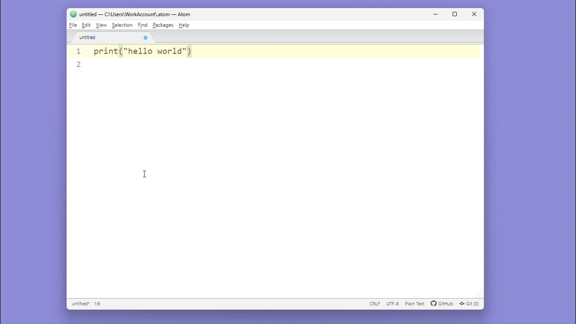  Describe the element at coordinates (133, 13) in the screenshot. I see `untitled — C:\Users\WorkAccount\.atom — Atom` at that location.